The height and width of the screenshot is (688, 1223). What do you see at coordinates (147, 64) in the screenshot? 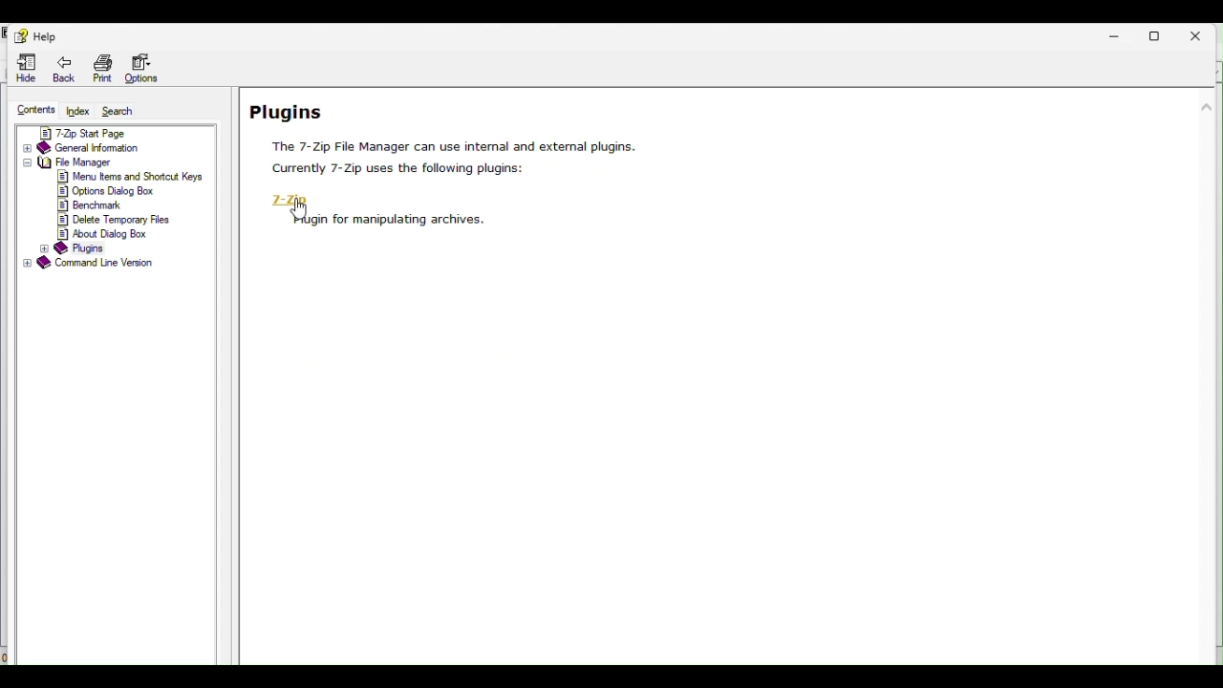
I see `Options` at bounding box center [147, 64].